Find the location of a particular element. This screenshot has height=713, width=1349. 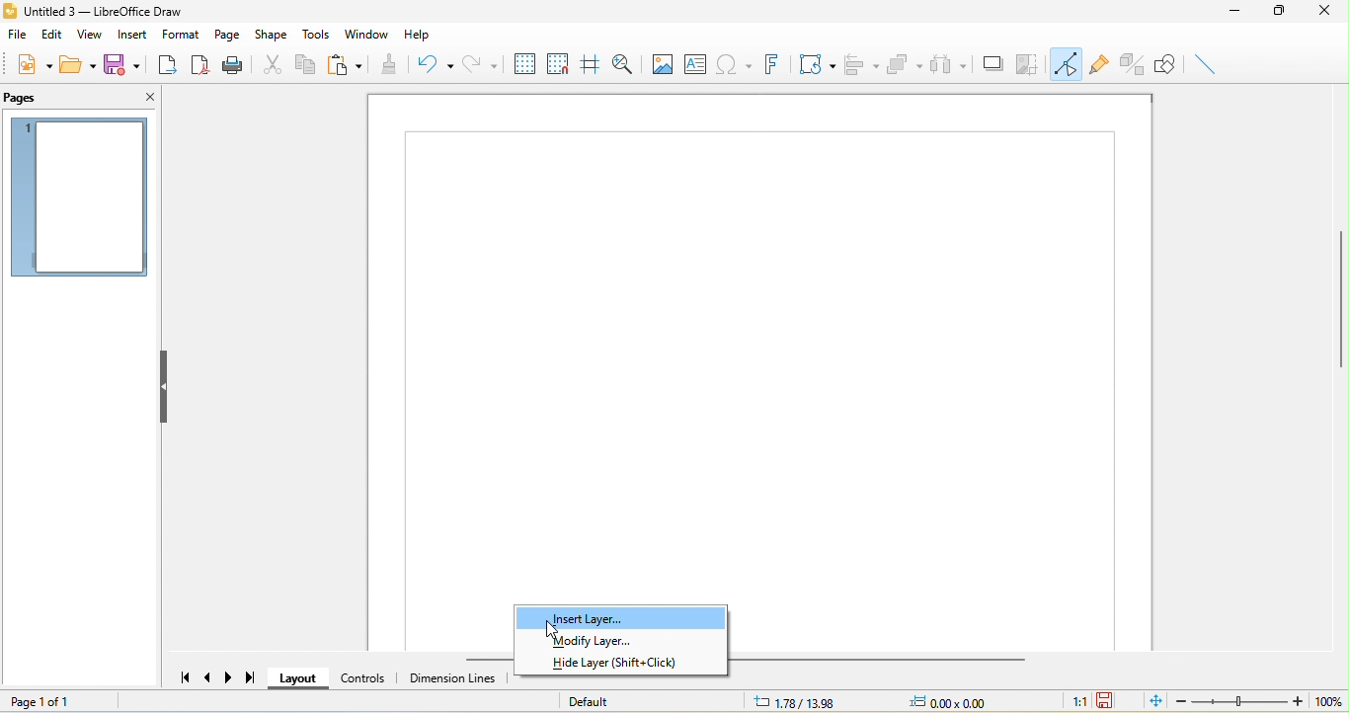

arrange is located at coordinates (906, 63).